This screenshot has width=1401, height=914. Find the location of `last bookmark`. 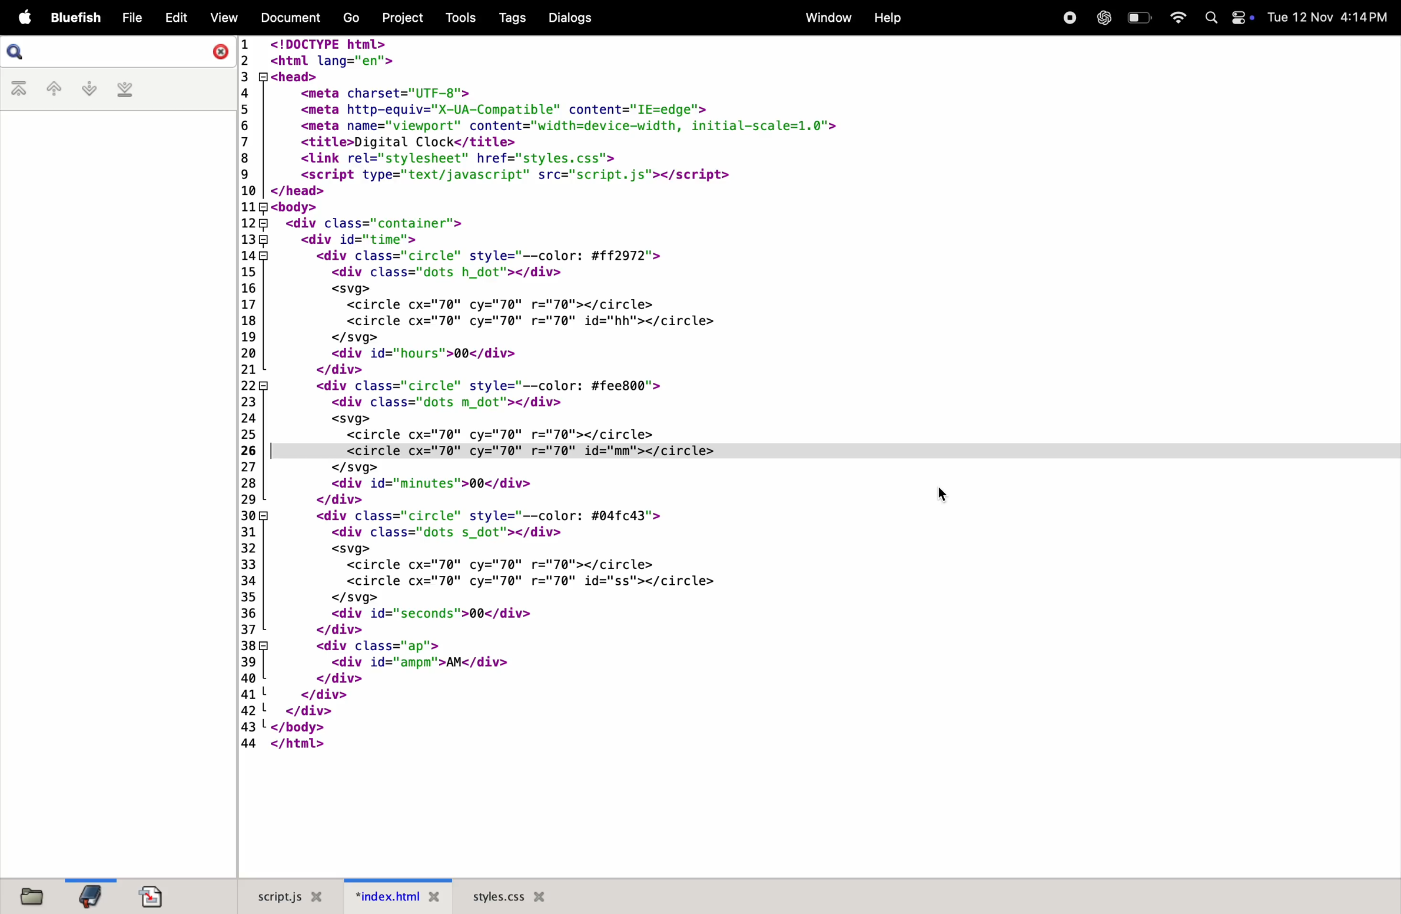

last bookmark is located at coordinates (123, 90).